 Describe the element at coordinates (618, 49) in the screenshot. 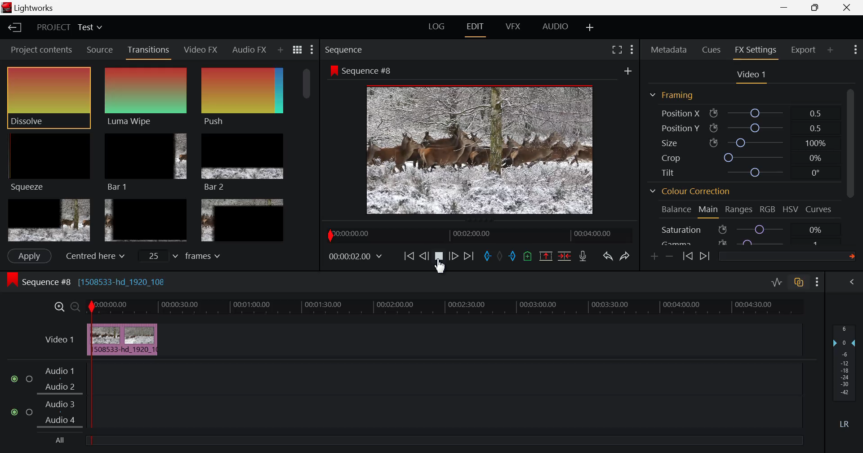

I see `Full Screen` at that location.